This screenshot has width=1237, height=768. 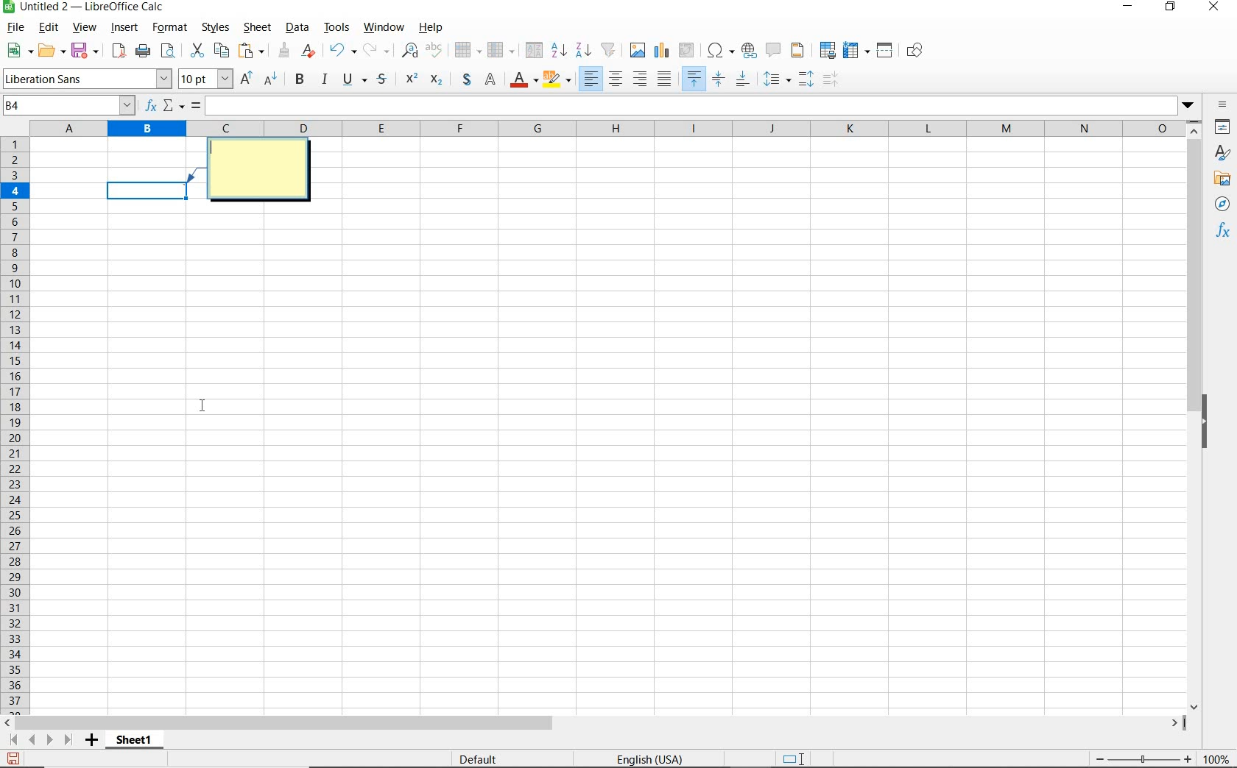 What do you see at coordinates (1222, 104) in the screenshot?
I see `sidebar settings` at bounding box center [1222, 104].